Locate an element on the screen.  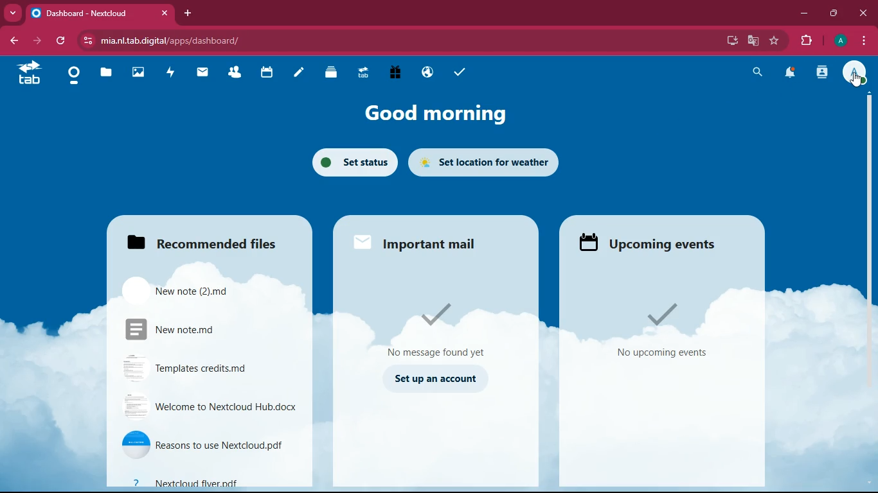
close tab is located at coordinates (166, 13).